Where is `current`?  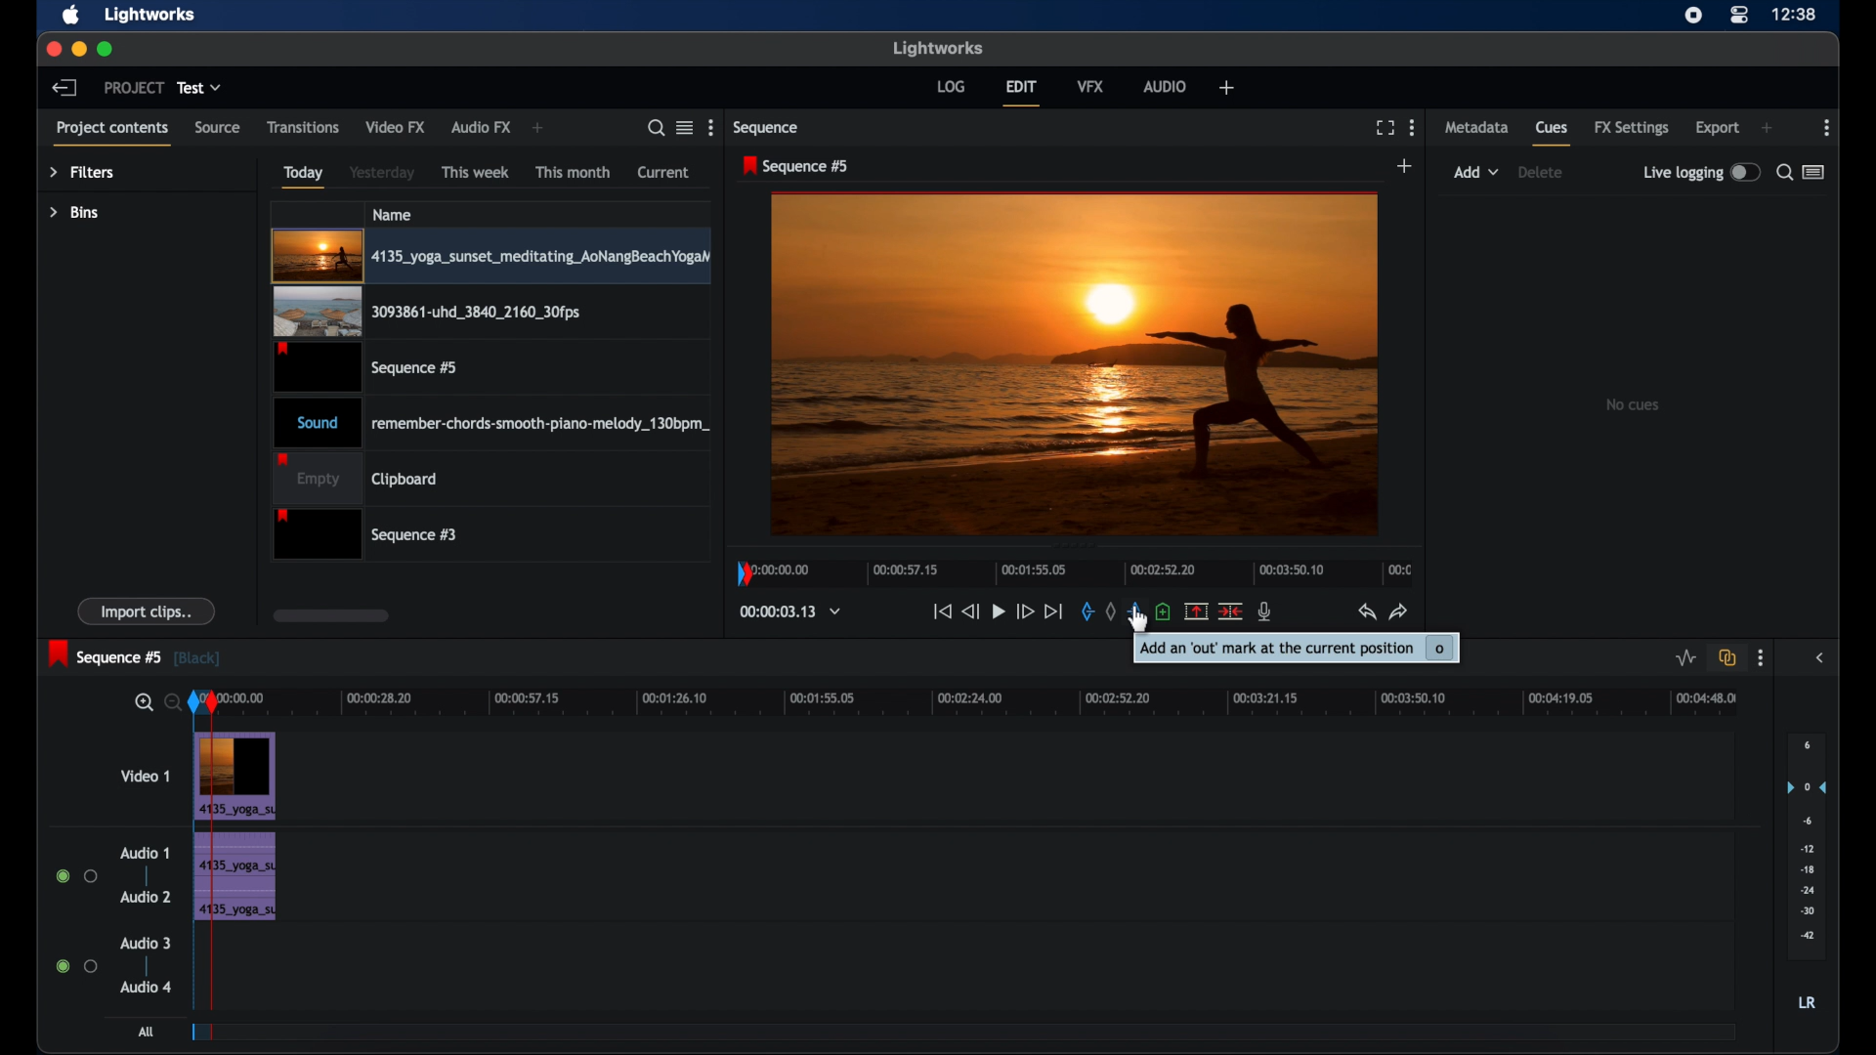
current is located at coordinates (663, 173).